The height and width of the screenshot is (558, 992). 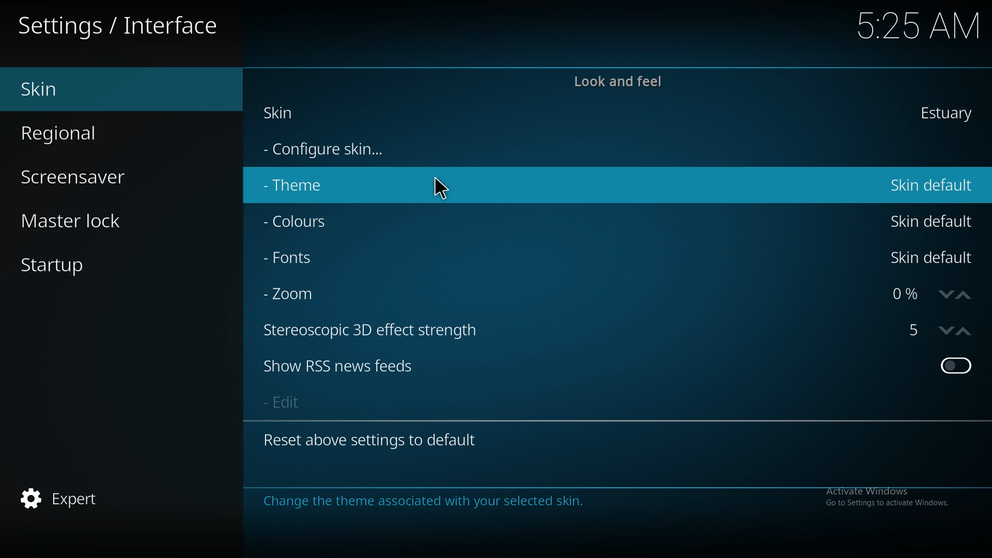 I want to click on skin, so click(x=87, y=91).